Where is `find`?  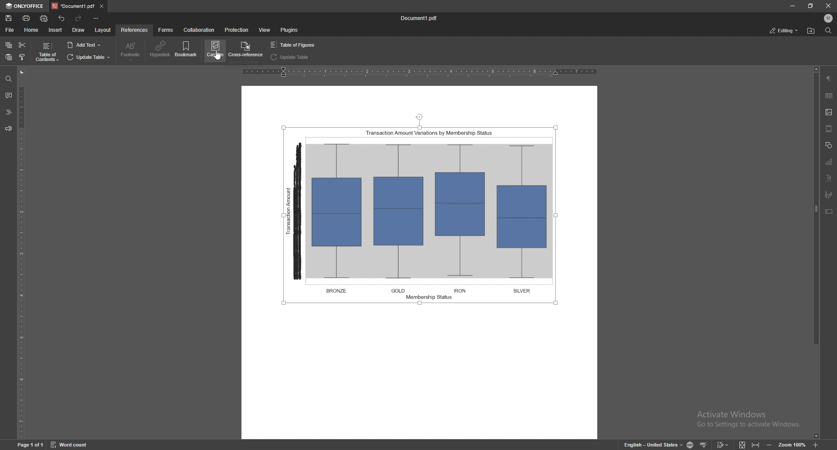 find is located at coordinates (9, 79).